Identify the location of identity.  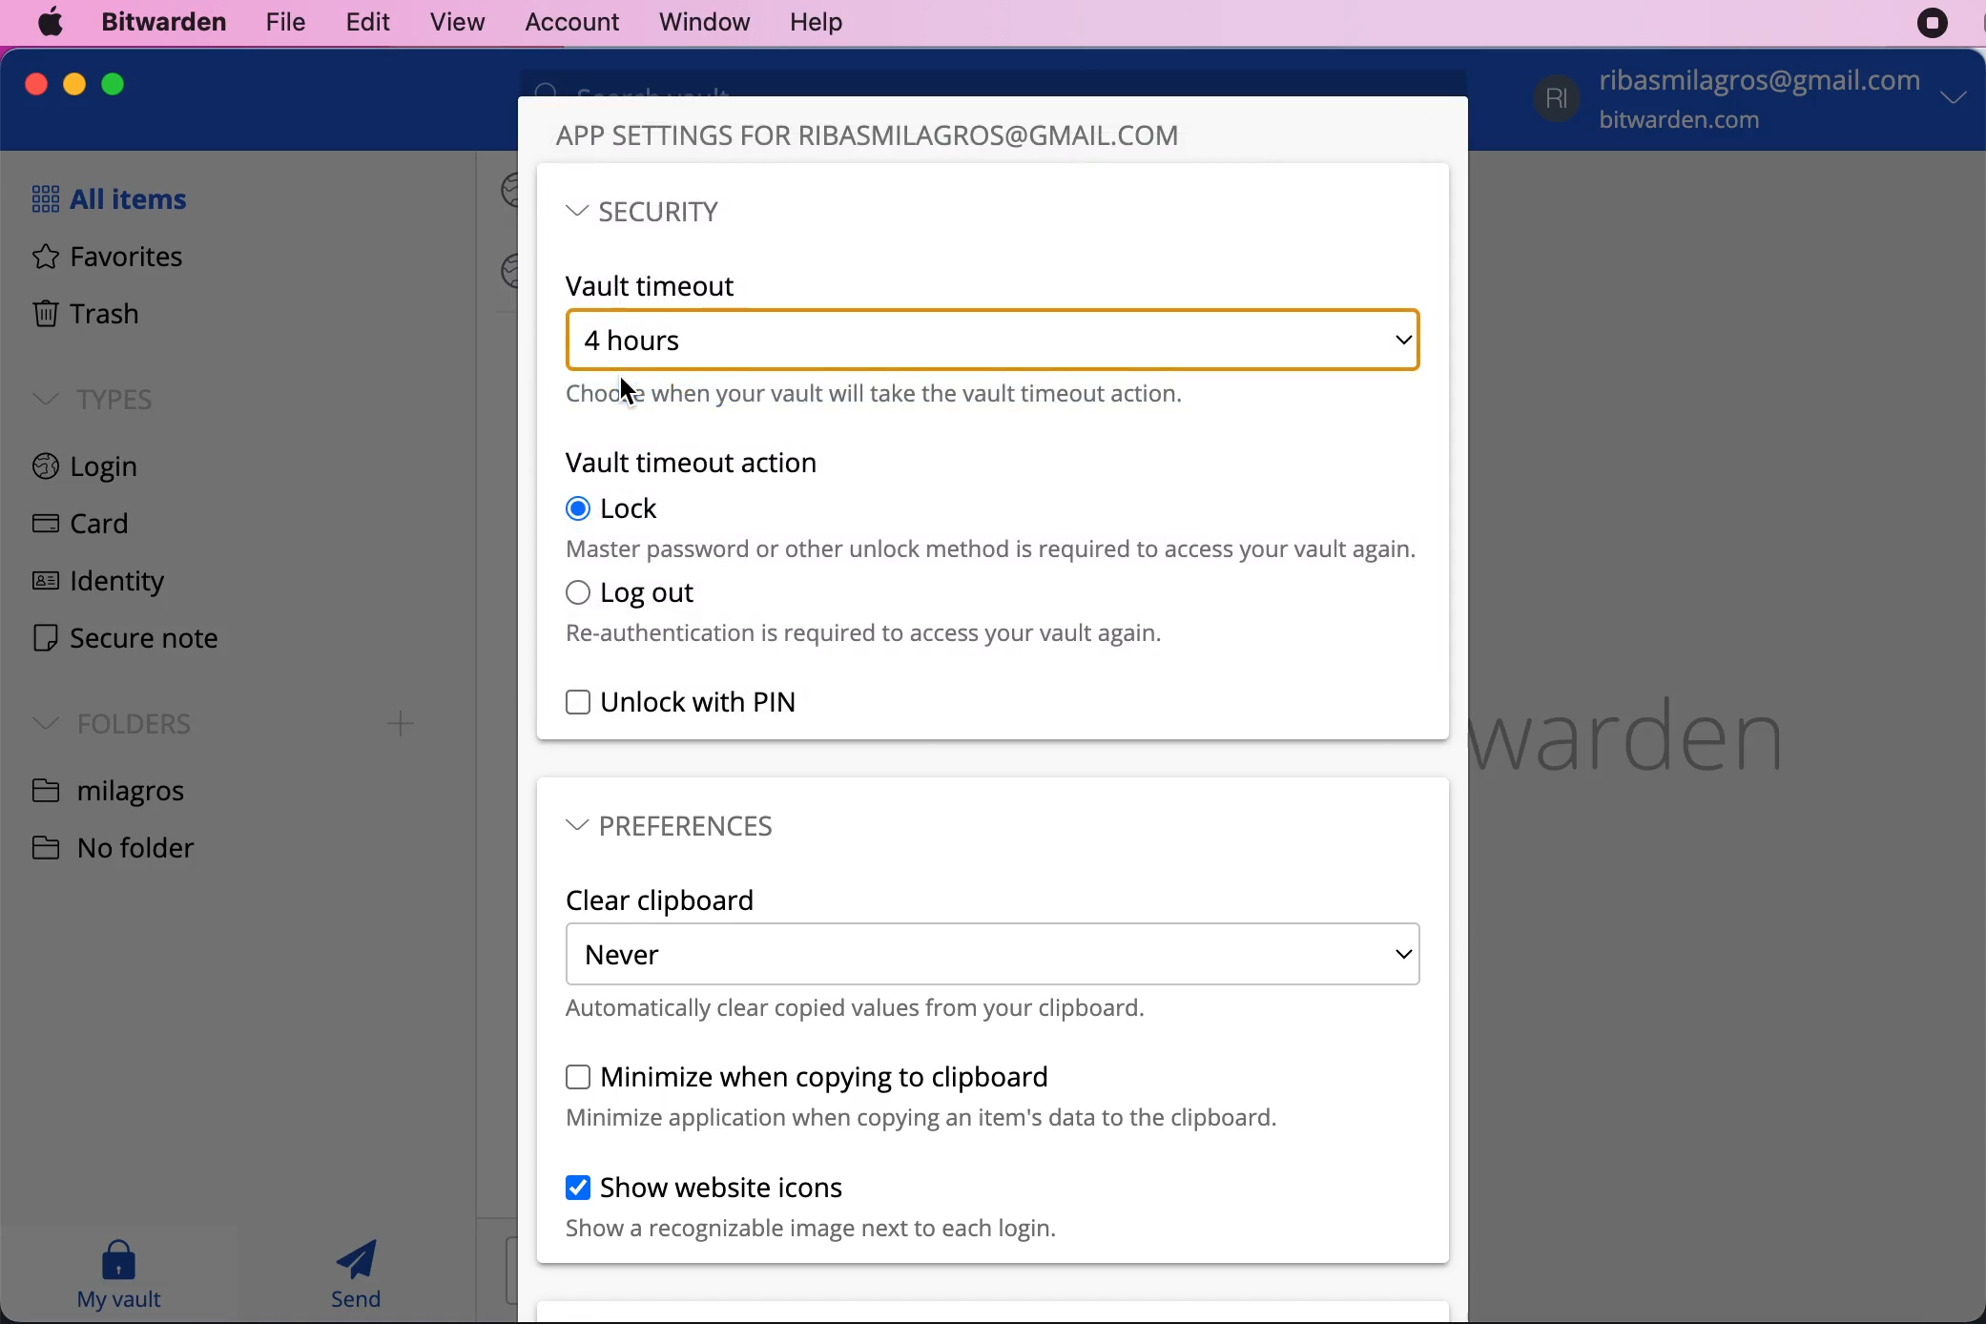
(93, 586).